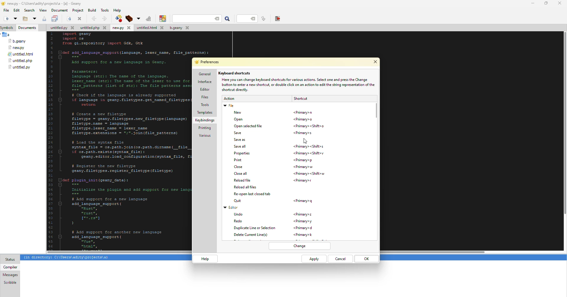  Describe the element at coordinates (10, 275) in the screenshot. I see `messages` at that location.